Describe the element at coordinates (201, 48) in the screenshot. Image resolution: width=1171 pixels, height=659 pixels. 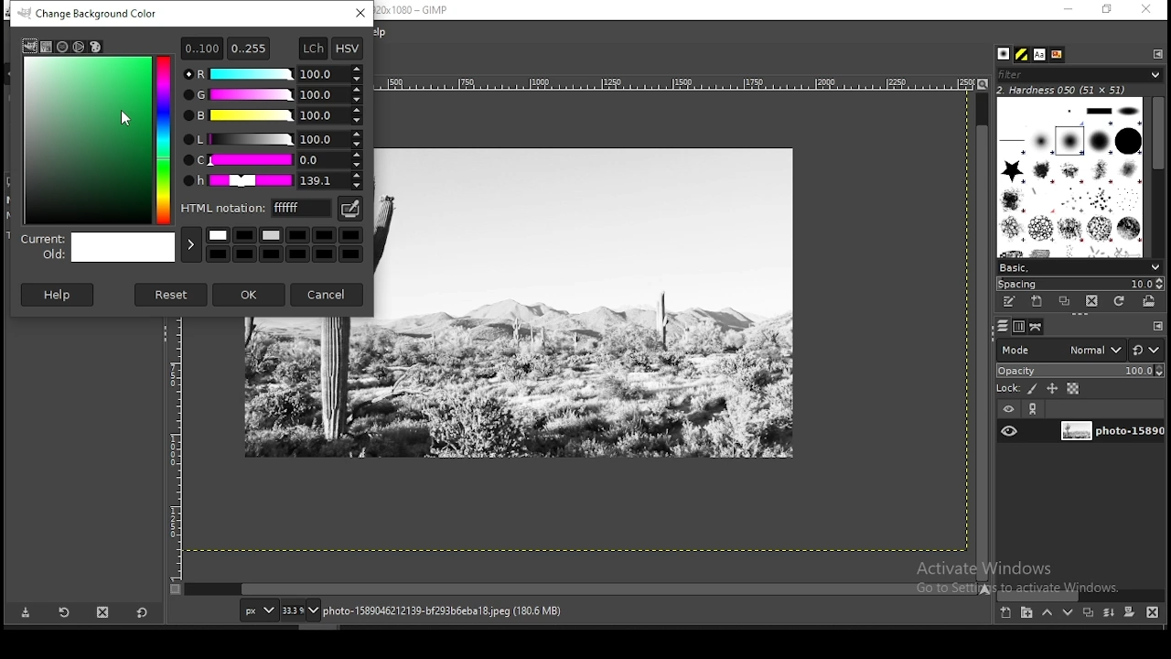
I see `0..100` at that location.